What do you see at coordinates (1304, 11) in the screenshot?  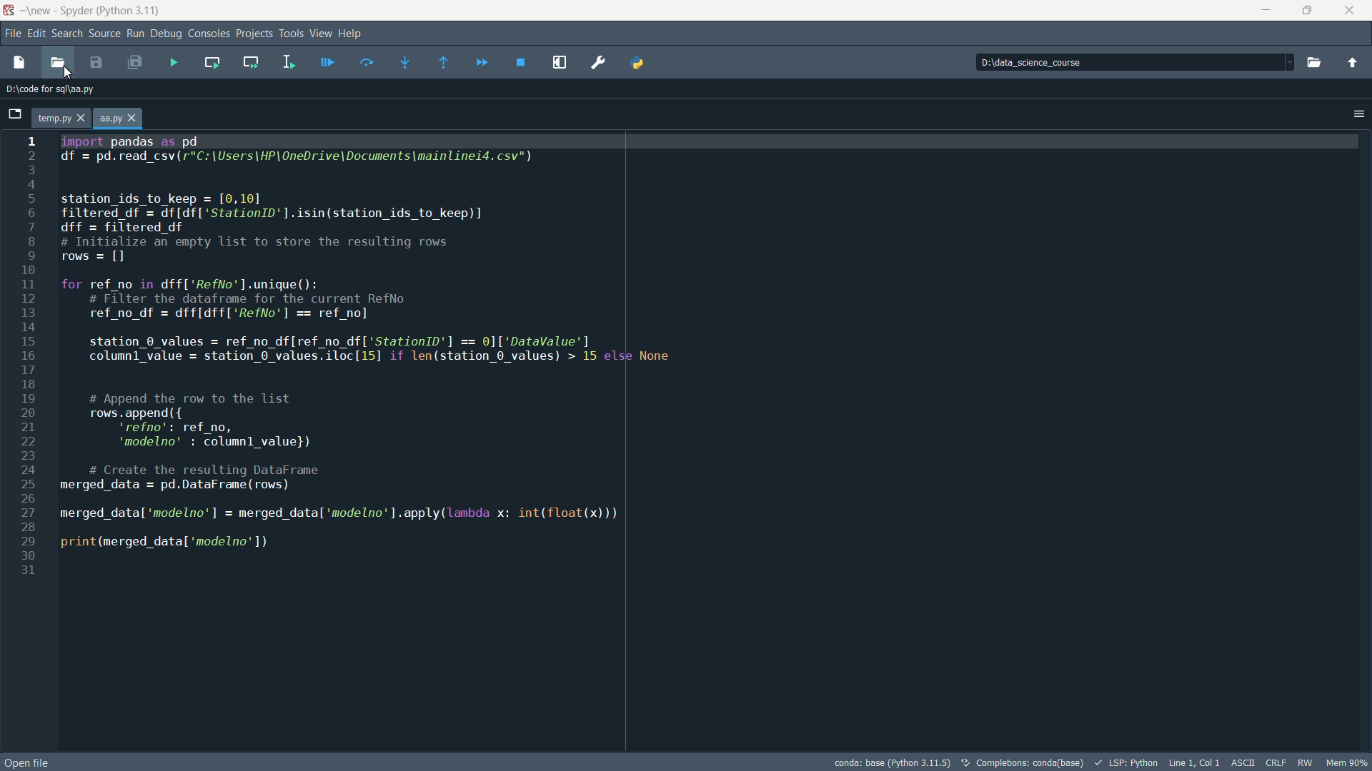 I see `maximize` at bounding box center [1304, 11].